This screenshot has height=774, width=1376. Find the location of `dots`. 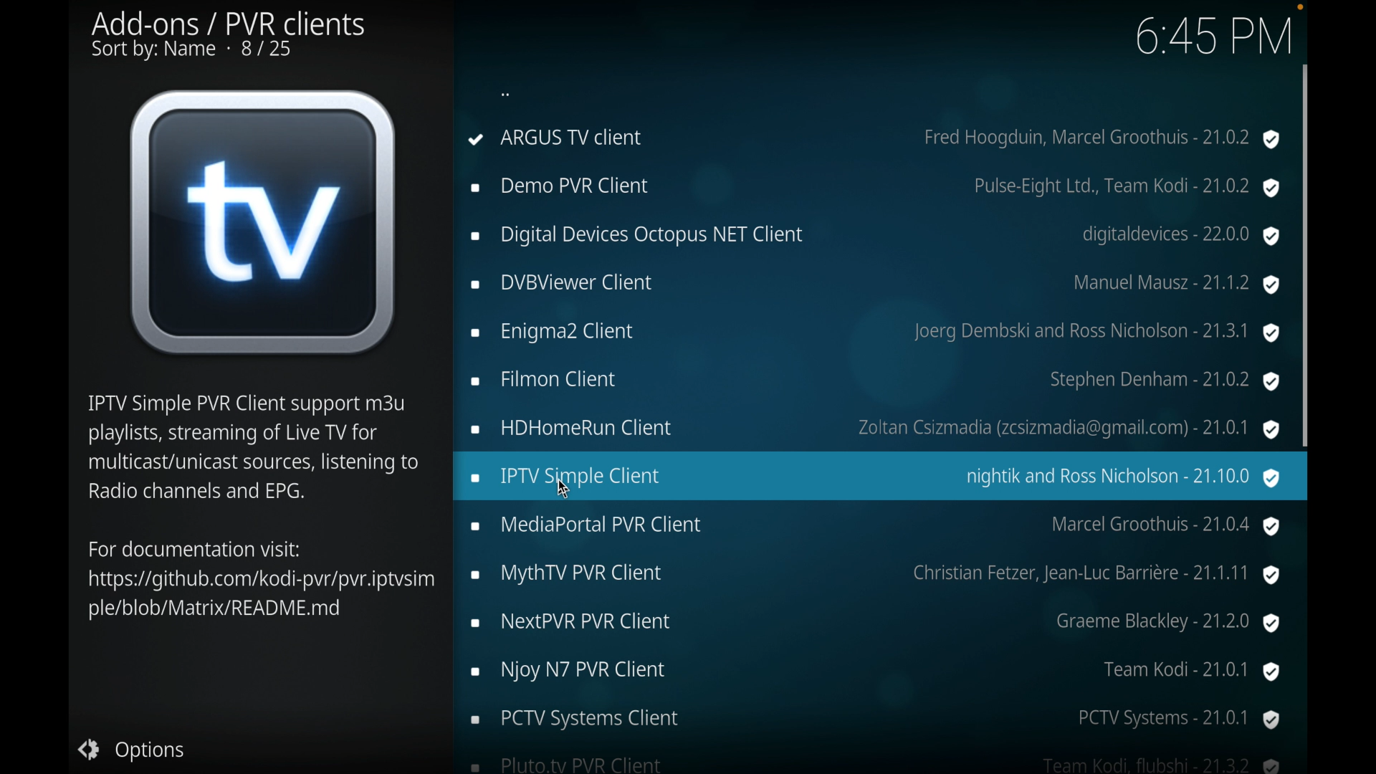

dots is located at coordinates (504, 94).